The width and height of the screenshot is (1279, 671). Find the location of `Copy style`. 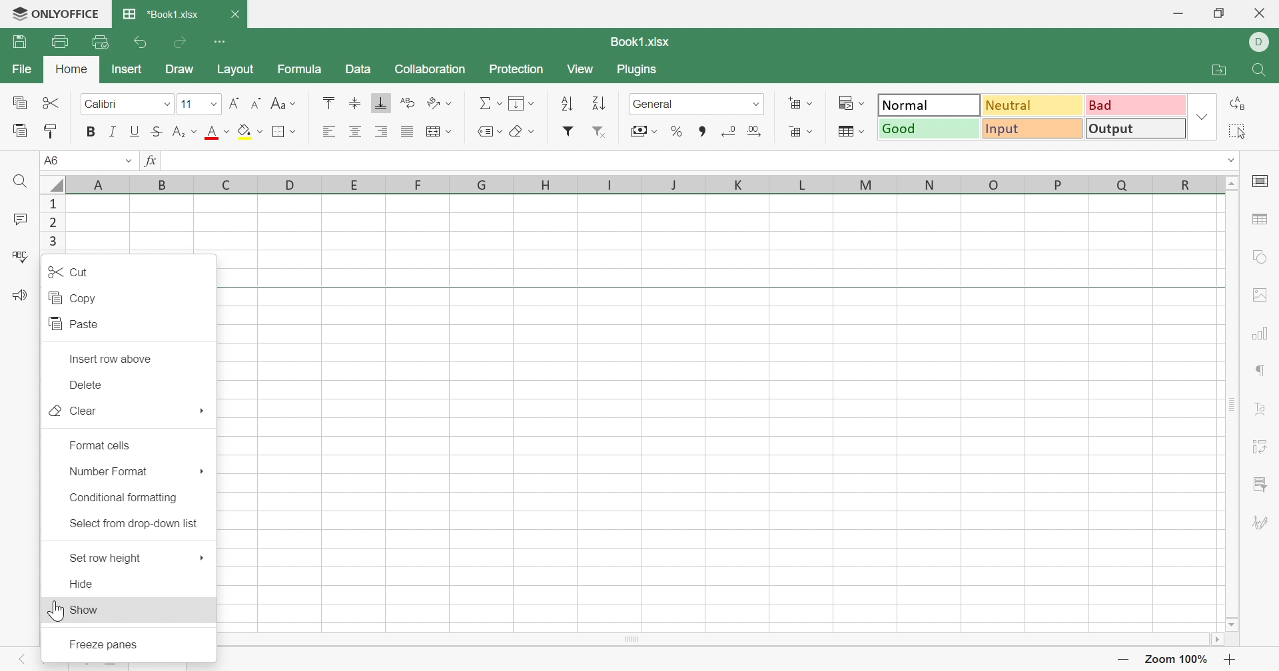

Copy style is located at coordinates (51, 131).